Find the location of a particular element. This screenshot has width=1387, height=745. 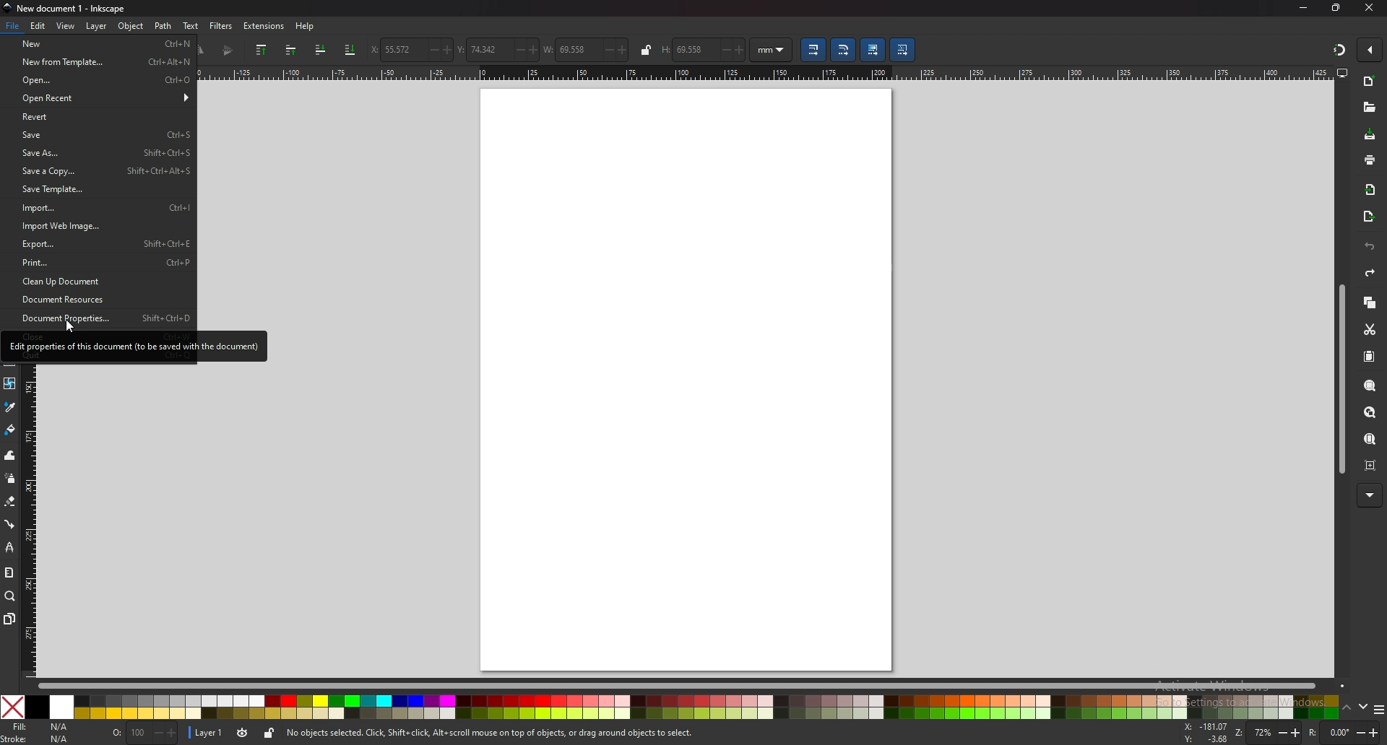

69.558 is located at coordinates (693, 51).